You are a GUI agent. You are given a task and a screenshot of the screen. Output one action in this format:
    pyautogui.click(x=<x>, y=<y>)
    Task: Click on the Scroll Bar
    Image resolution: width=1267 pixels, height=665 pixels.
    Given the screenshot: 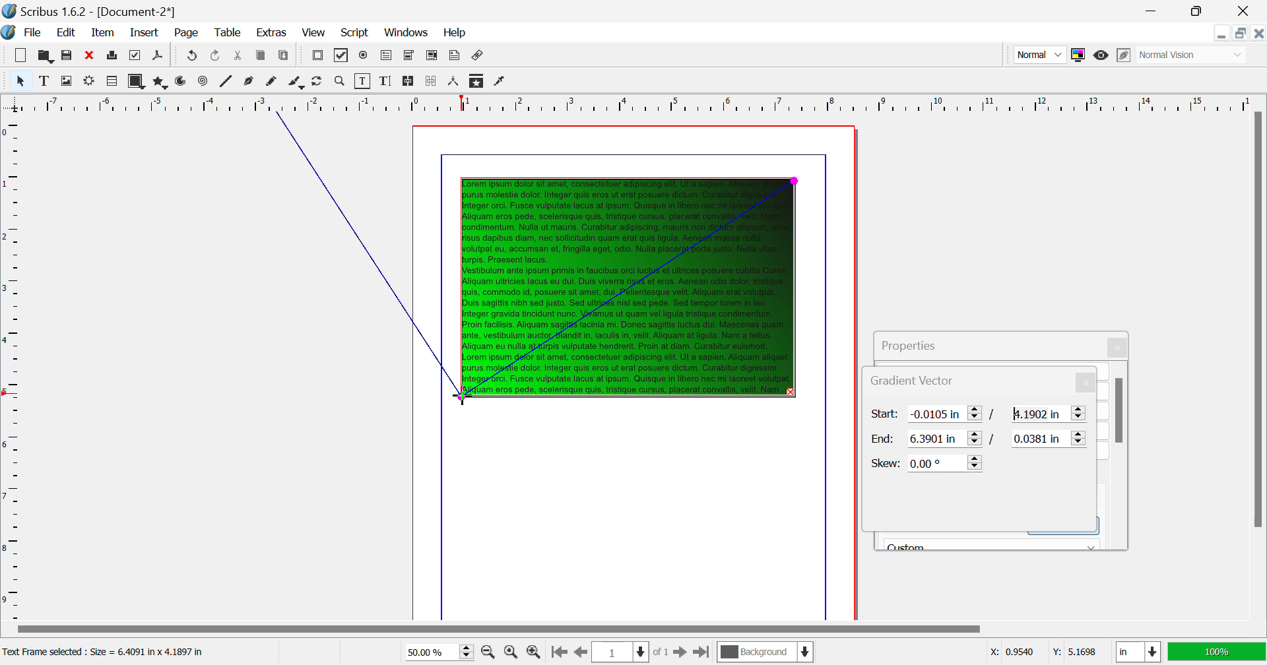 What is the action you would take?
    pyautogui.click(x=1120, y=455)
    